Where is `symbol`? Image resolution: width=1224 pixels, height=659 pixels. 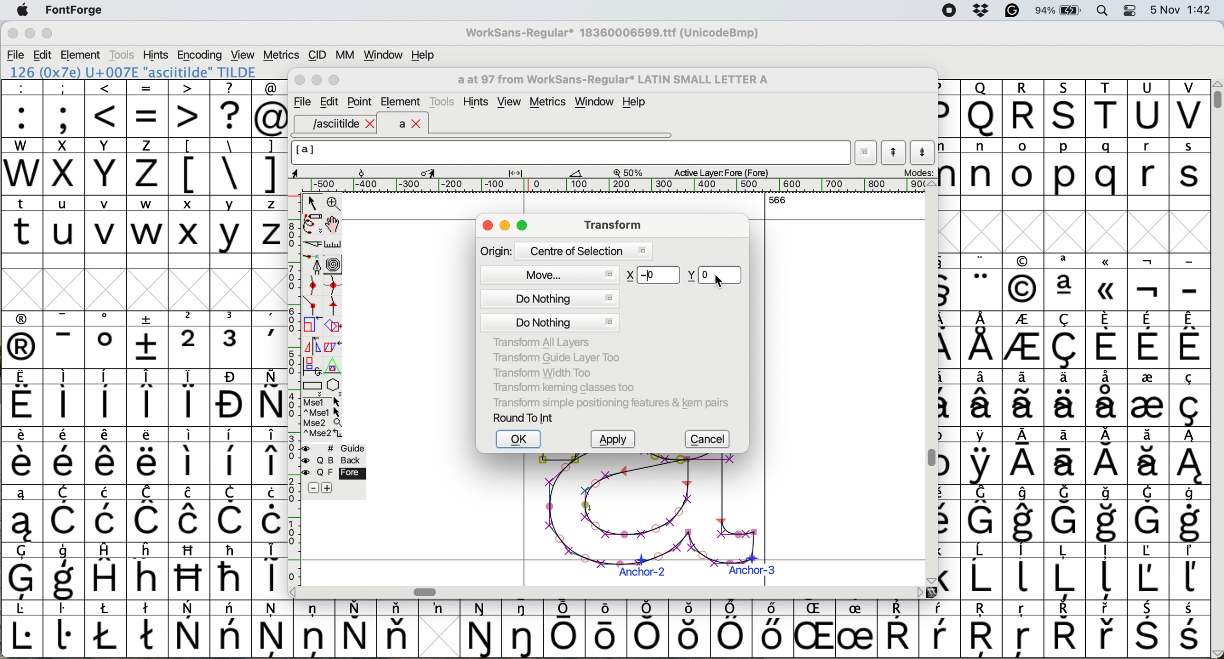 symbol is located at coordinates (983, 340).